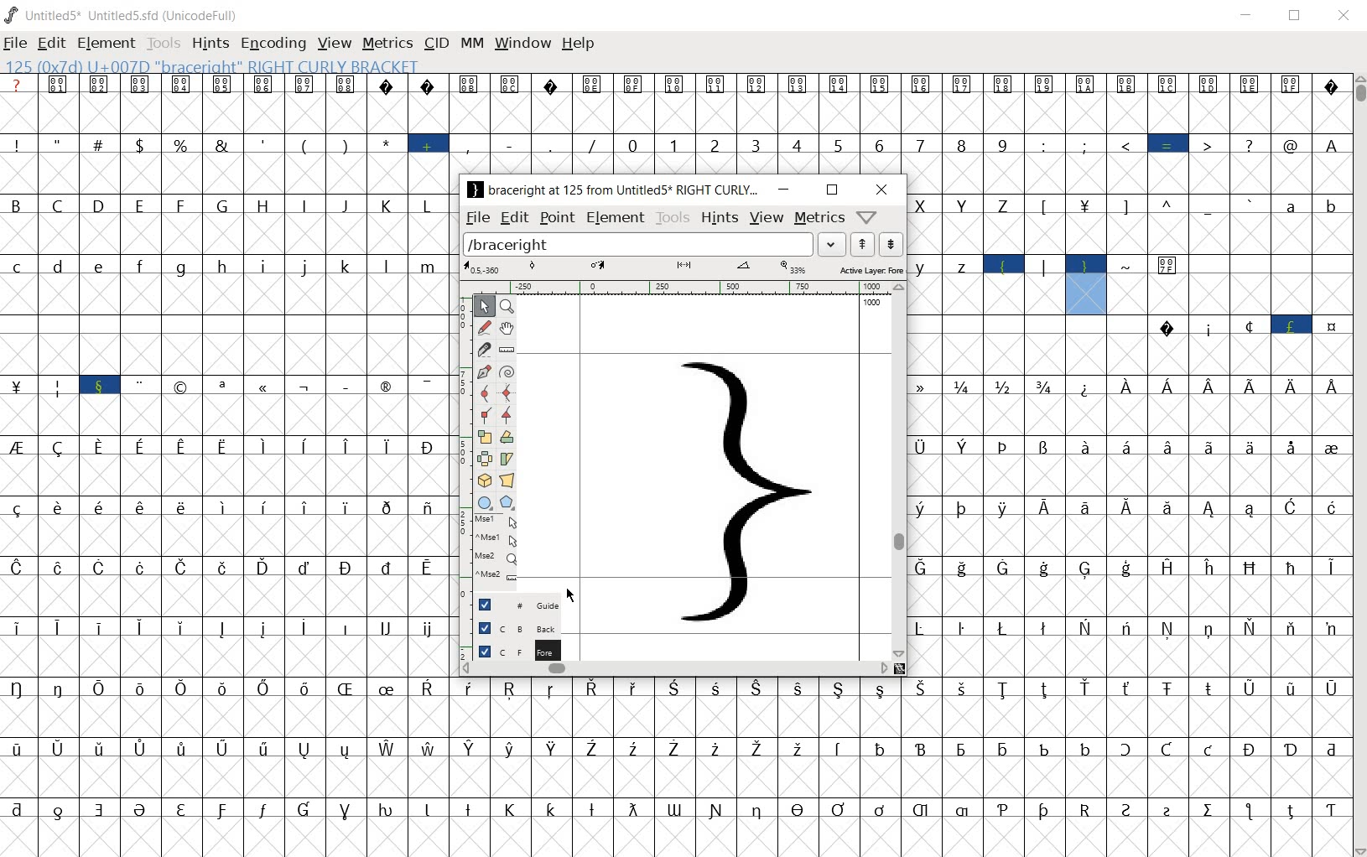 Image resolution: width=1367 pixels, height=857 pixels. Describe the element at coordinates (483, 437) in the screenshot. I see `scale the selection` at that location.